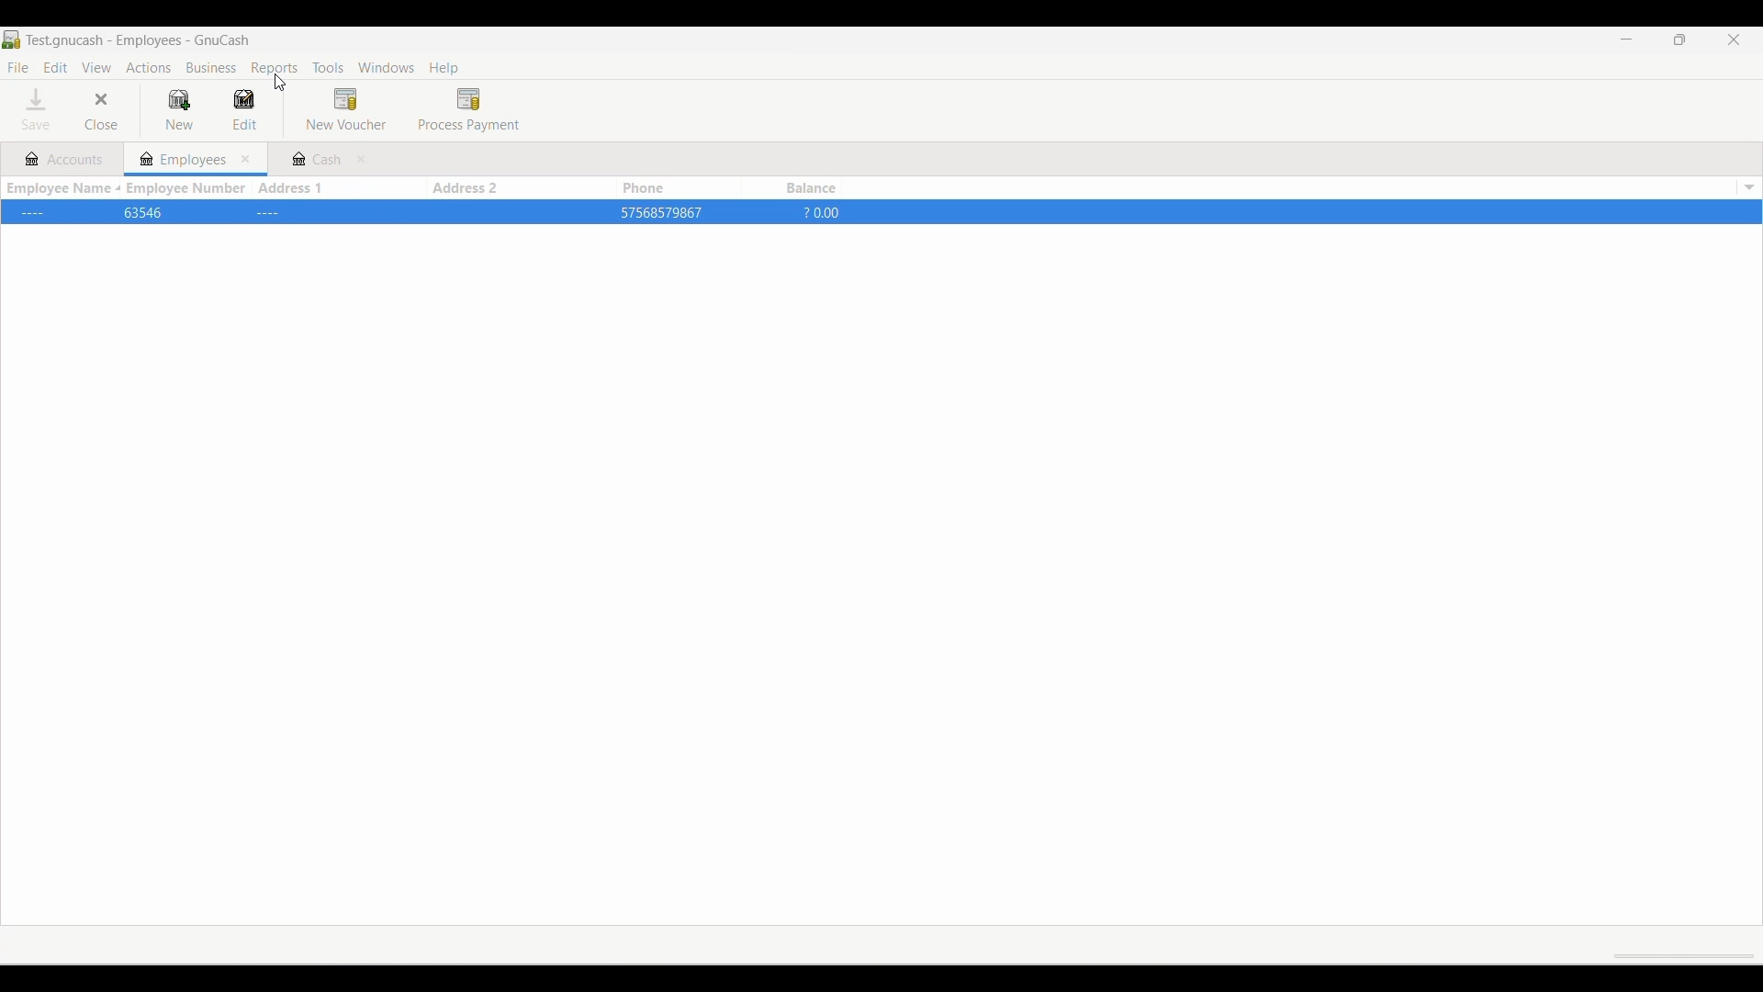  I want to click on New voucher, so click(345, 109).